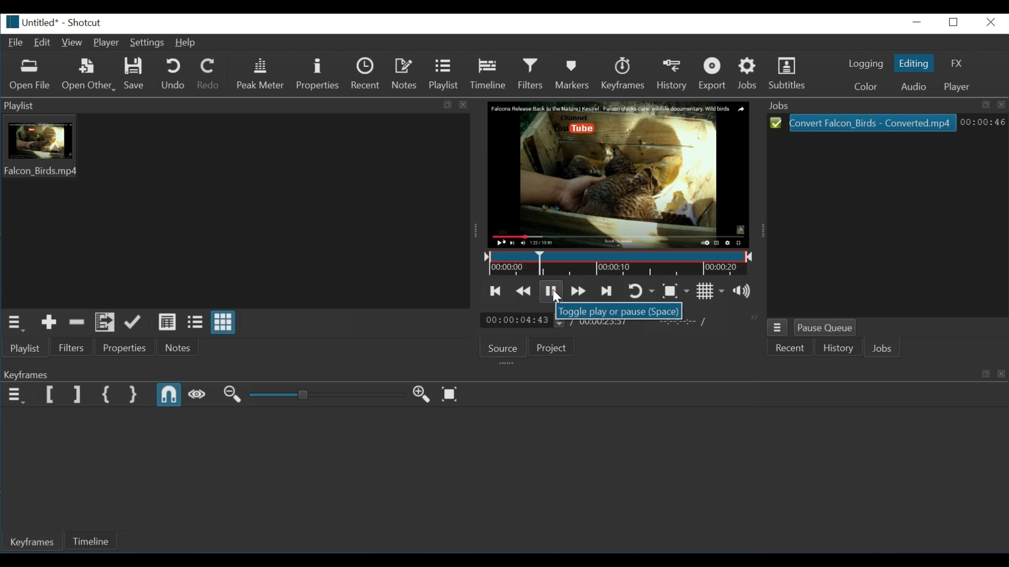 The image size is (1009, 567). I want to click on Add the Source to the playlist, so click(47, 323).